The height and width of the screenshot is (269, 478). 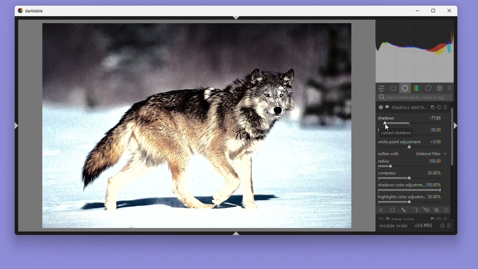 What do you see at coordinates (436, 142) in the screenshot?
I see `+0.00` at bounding box center [436, 142].